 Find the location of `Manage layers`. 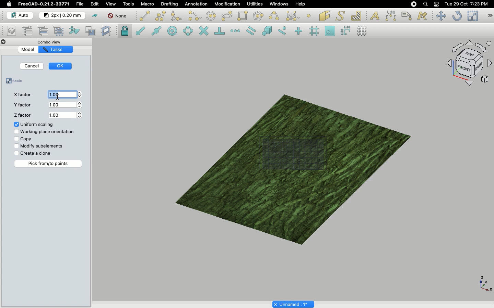

Manage layers is located at coordinates (9, 31).